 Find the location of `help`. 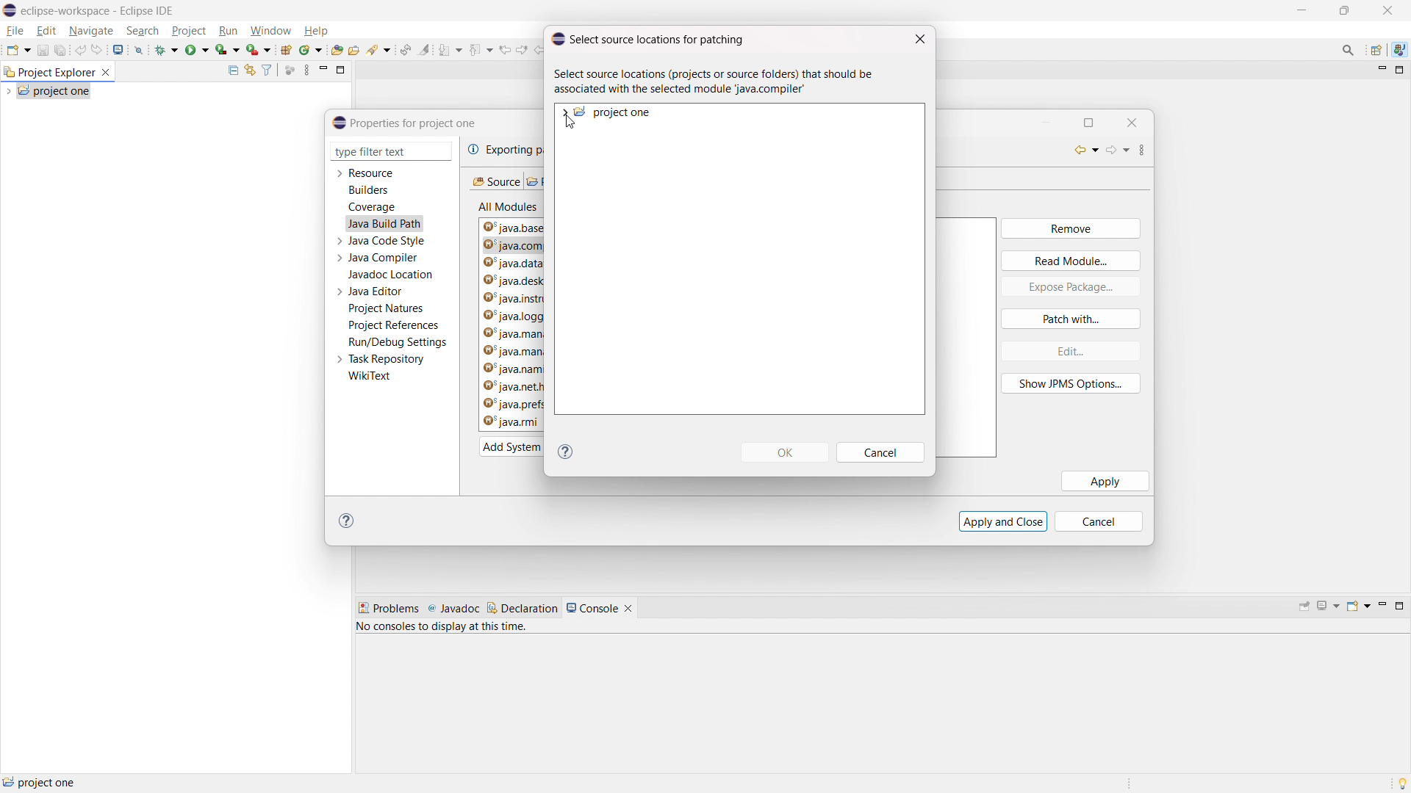

help is located at coordinates (566, 452).